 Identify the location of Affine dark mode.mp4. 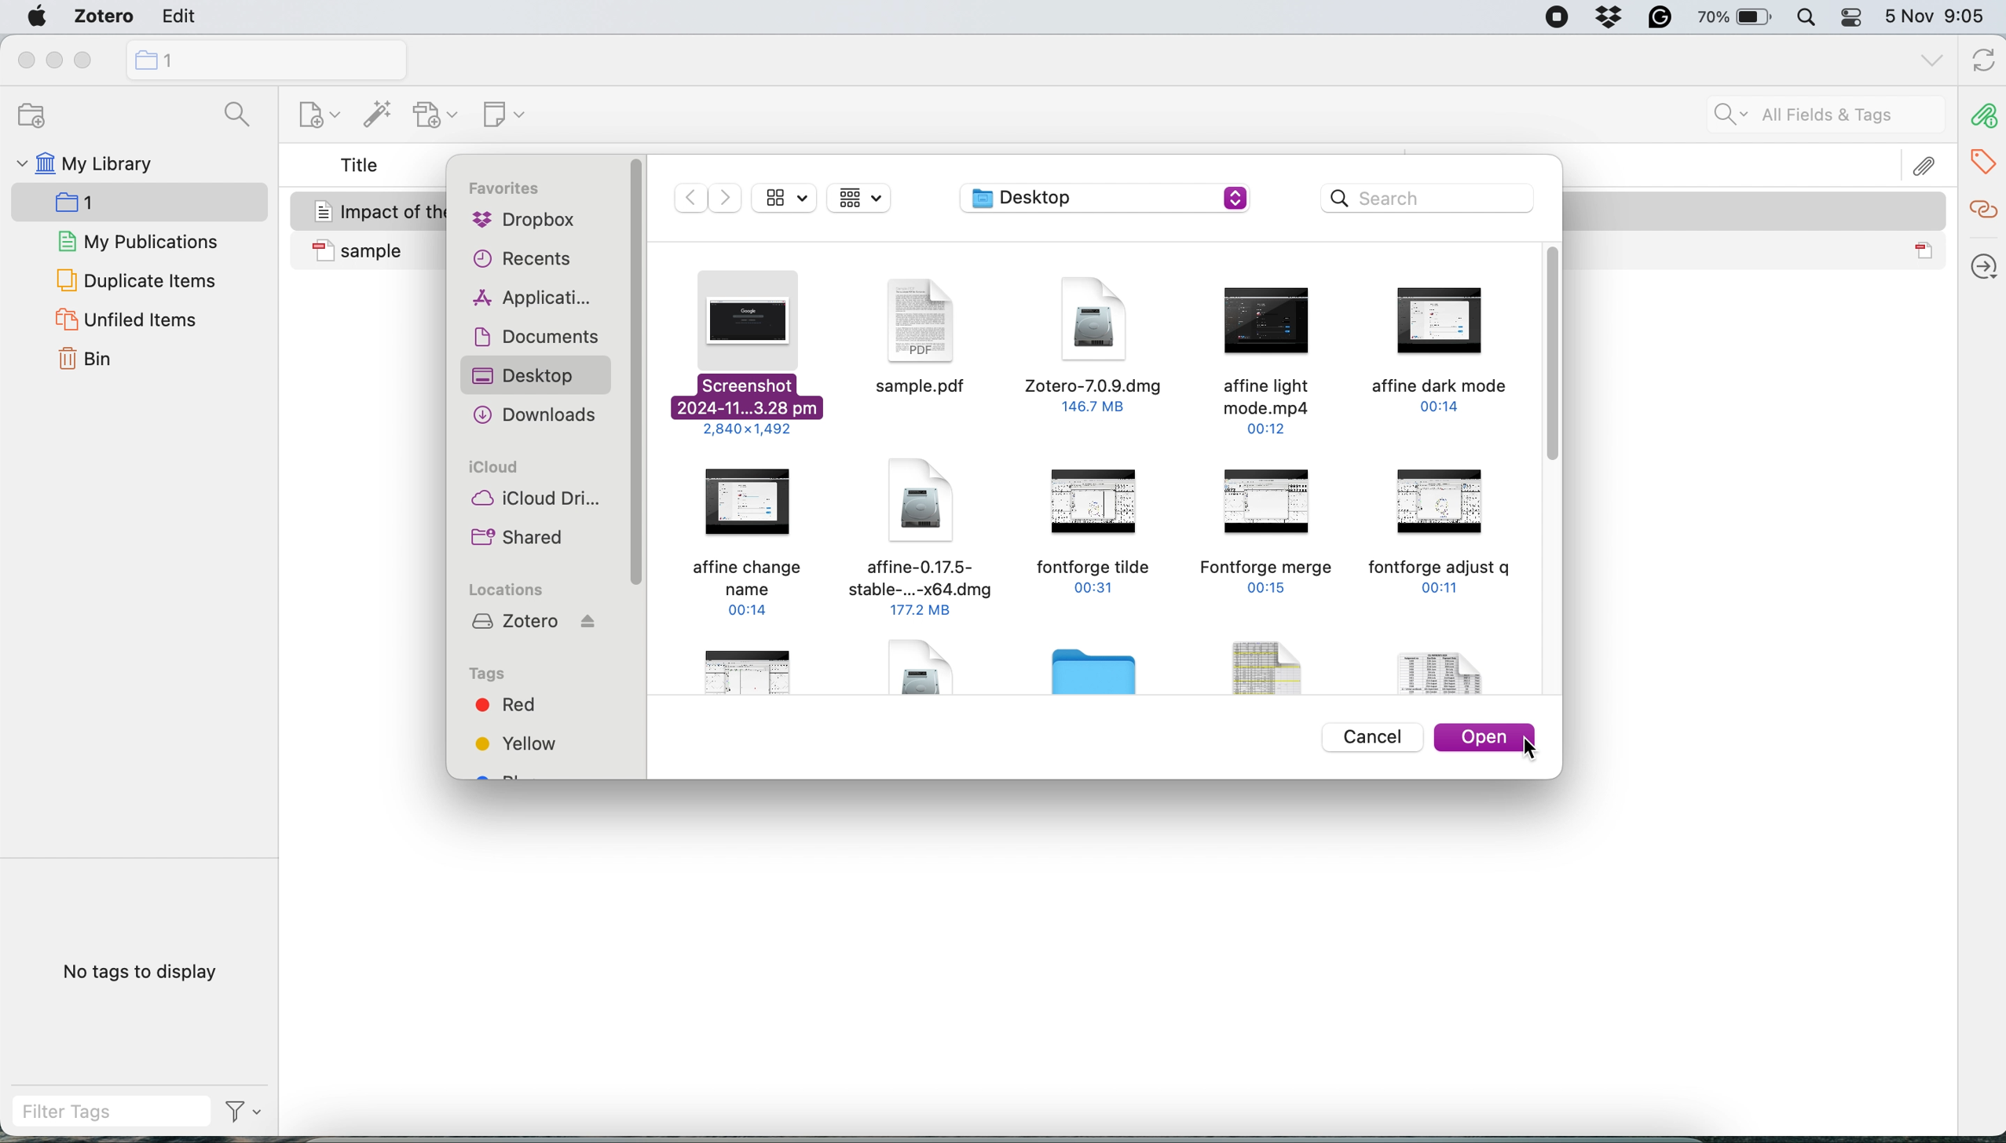
(1433, 352).